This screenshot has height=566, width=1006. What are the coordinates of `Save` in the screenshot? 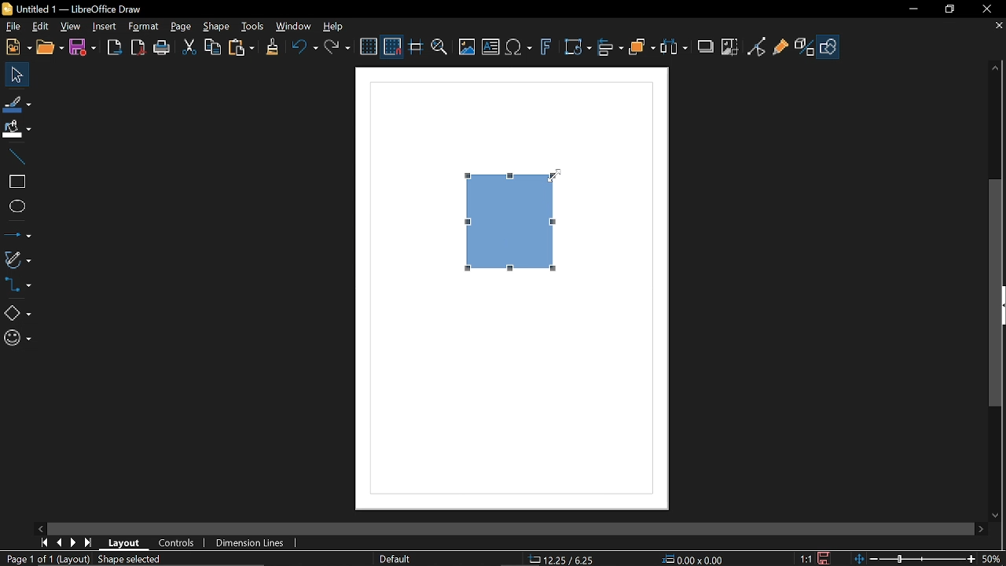 It's located at (85, 46).